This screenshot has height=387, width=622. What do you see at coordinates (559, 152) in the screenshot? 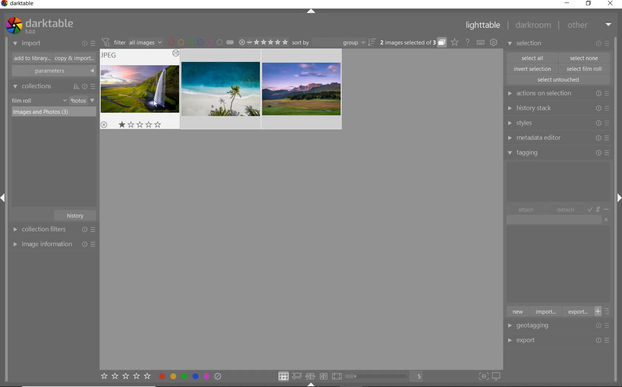
I see `tagging` at bounding box center [559, 152].